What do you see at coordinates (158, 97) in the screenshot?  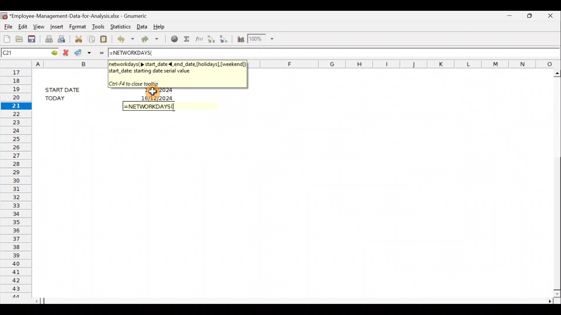 I see `16/12/2024` at bounding box center [158, 97].